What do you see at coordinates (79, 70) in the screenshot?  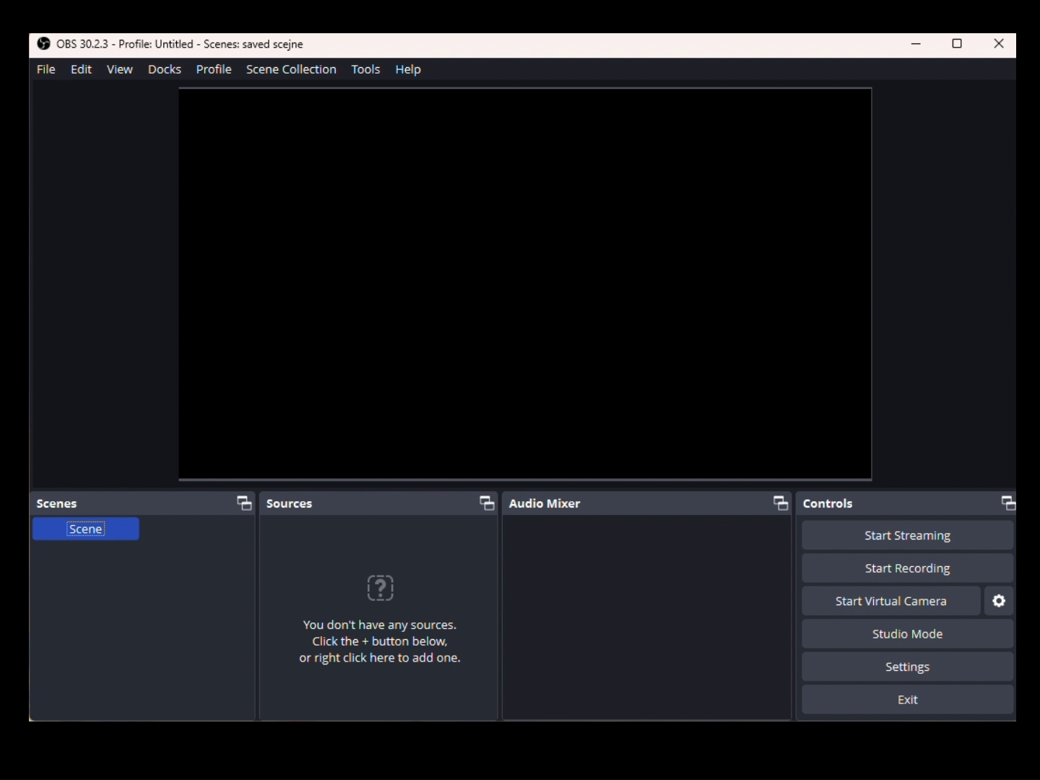 I see `Edit` at bounding box center [79, 70].